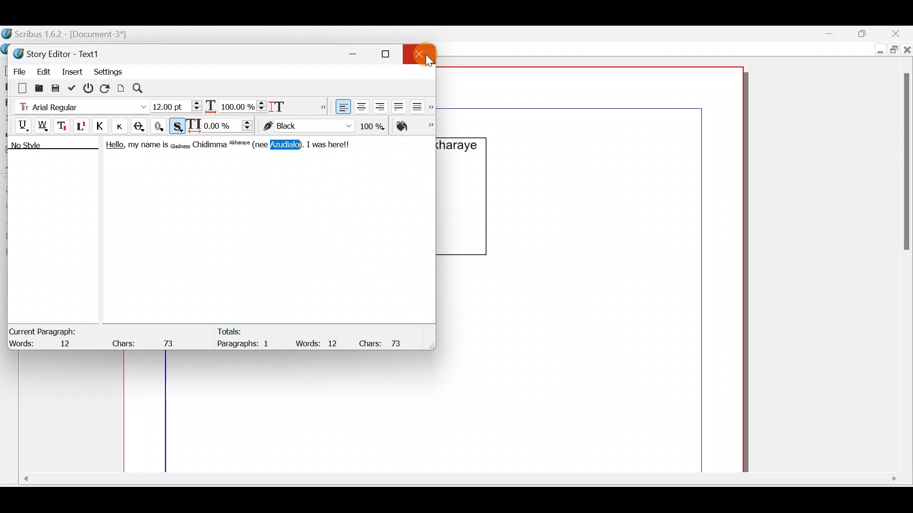  I want to click on Search/replace, so click(143, 88).